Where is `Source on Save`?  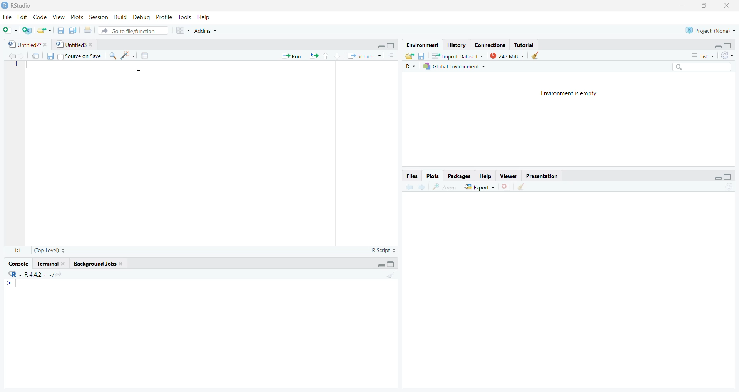 Source on Save is located at coordinates (74, 56).